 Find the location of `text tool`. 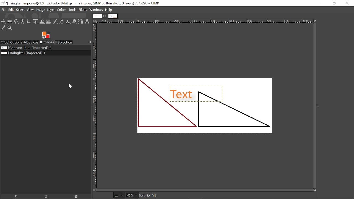

text tool is located at coordinates (87, 22).